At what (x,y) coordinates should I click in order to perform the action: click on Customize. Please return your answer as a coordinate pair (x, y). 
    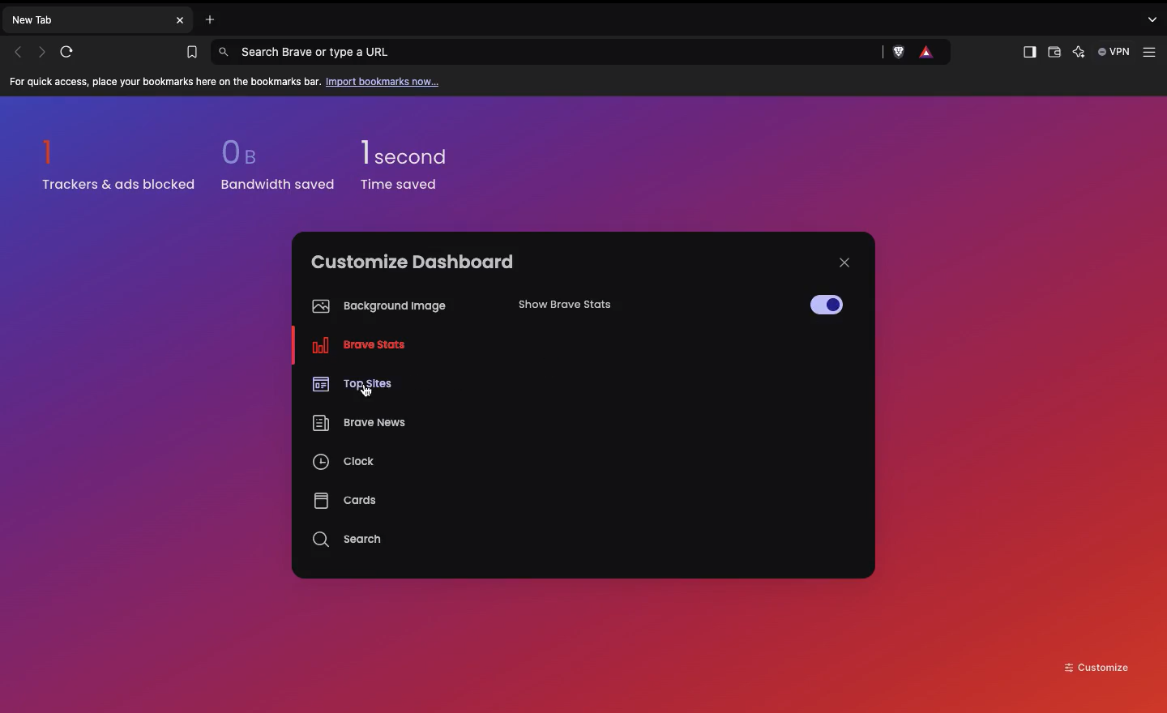
    Looking at the image, I should click on (1097, 666).